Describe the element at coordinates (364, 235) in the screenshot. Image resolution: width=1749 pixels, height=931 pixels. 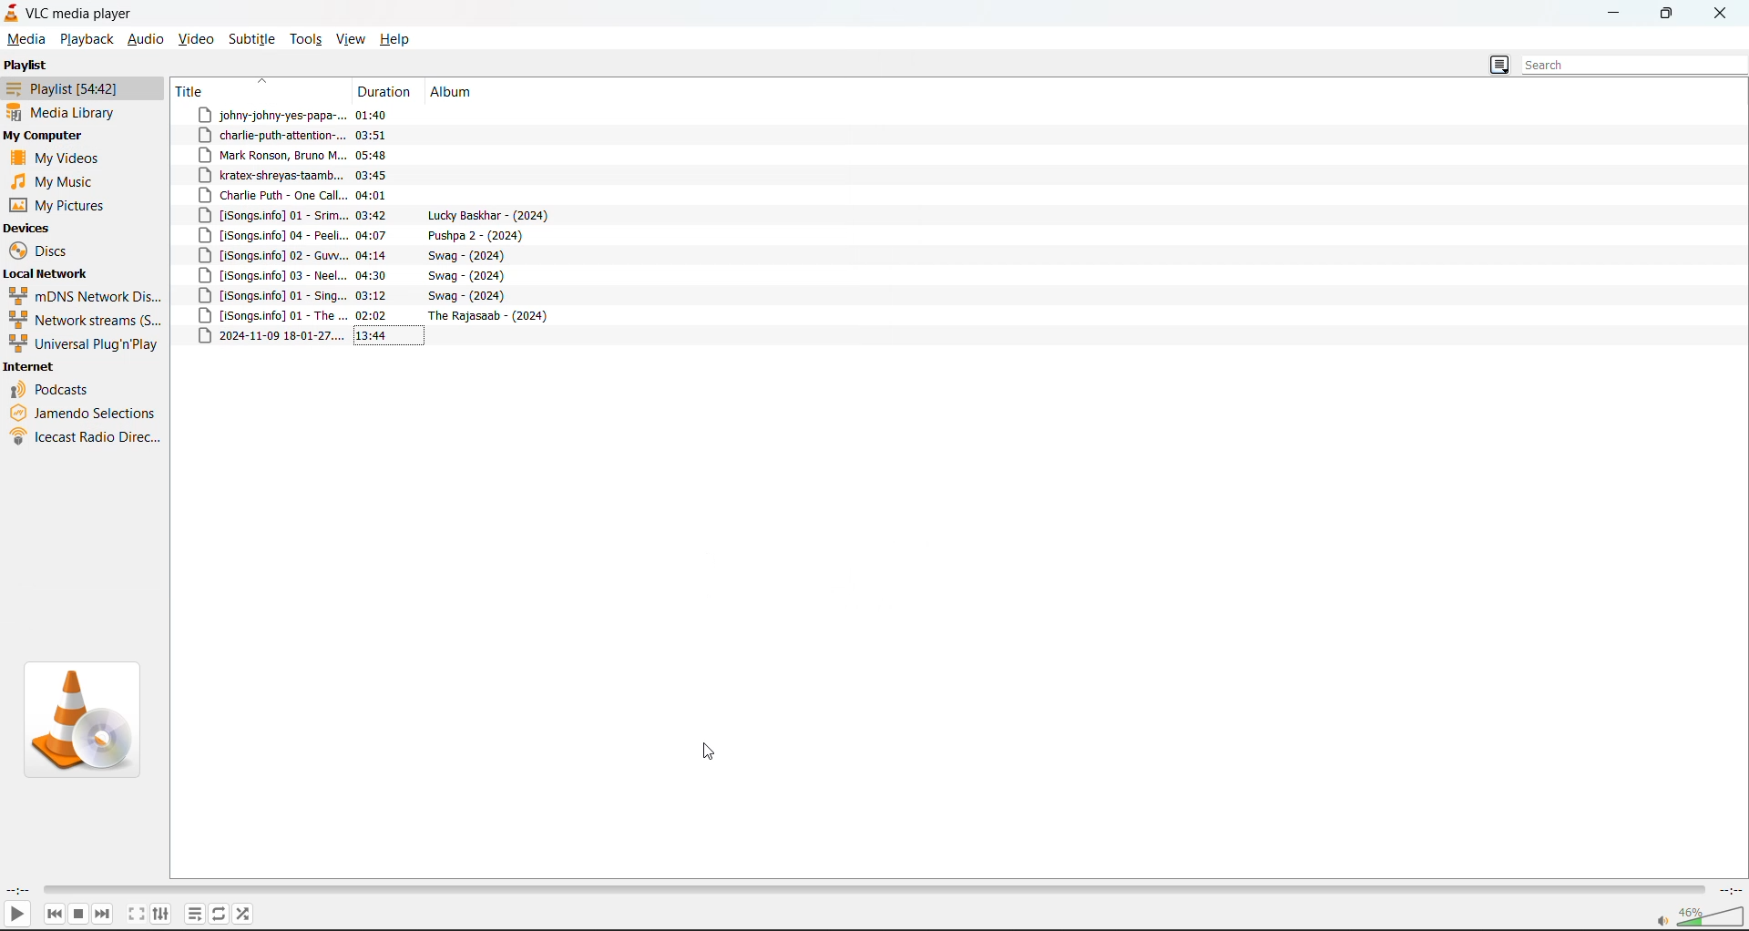
I see `track 7 title, duration and album details` at that location.